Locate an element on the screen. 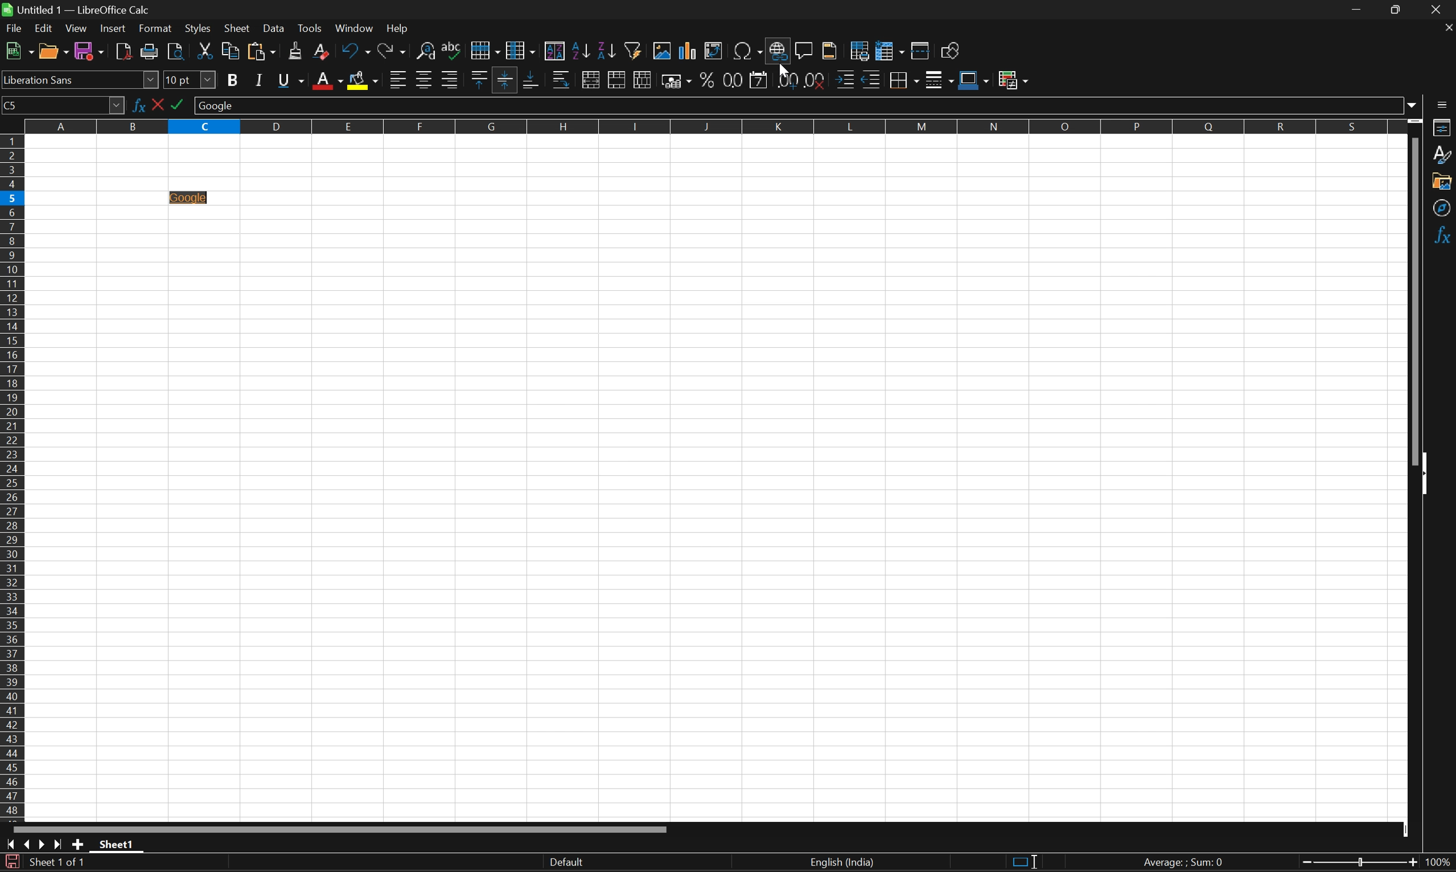 This screenshot has width=1456, height=872. Hide is located at coordinates (1428, 474).